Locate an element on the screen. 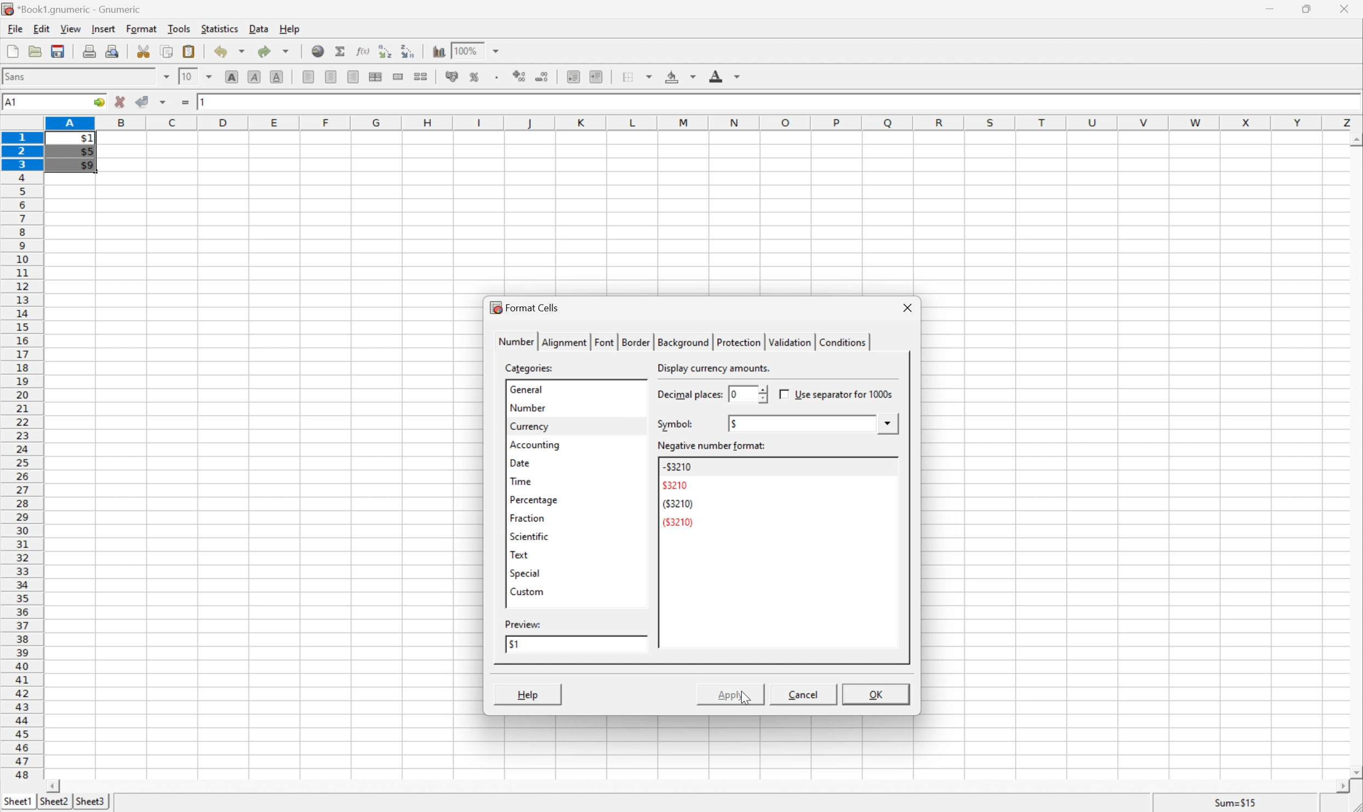 The width and height of the screenshot is (1363, 812). borders is located at coordinates (636, 77).